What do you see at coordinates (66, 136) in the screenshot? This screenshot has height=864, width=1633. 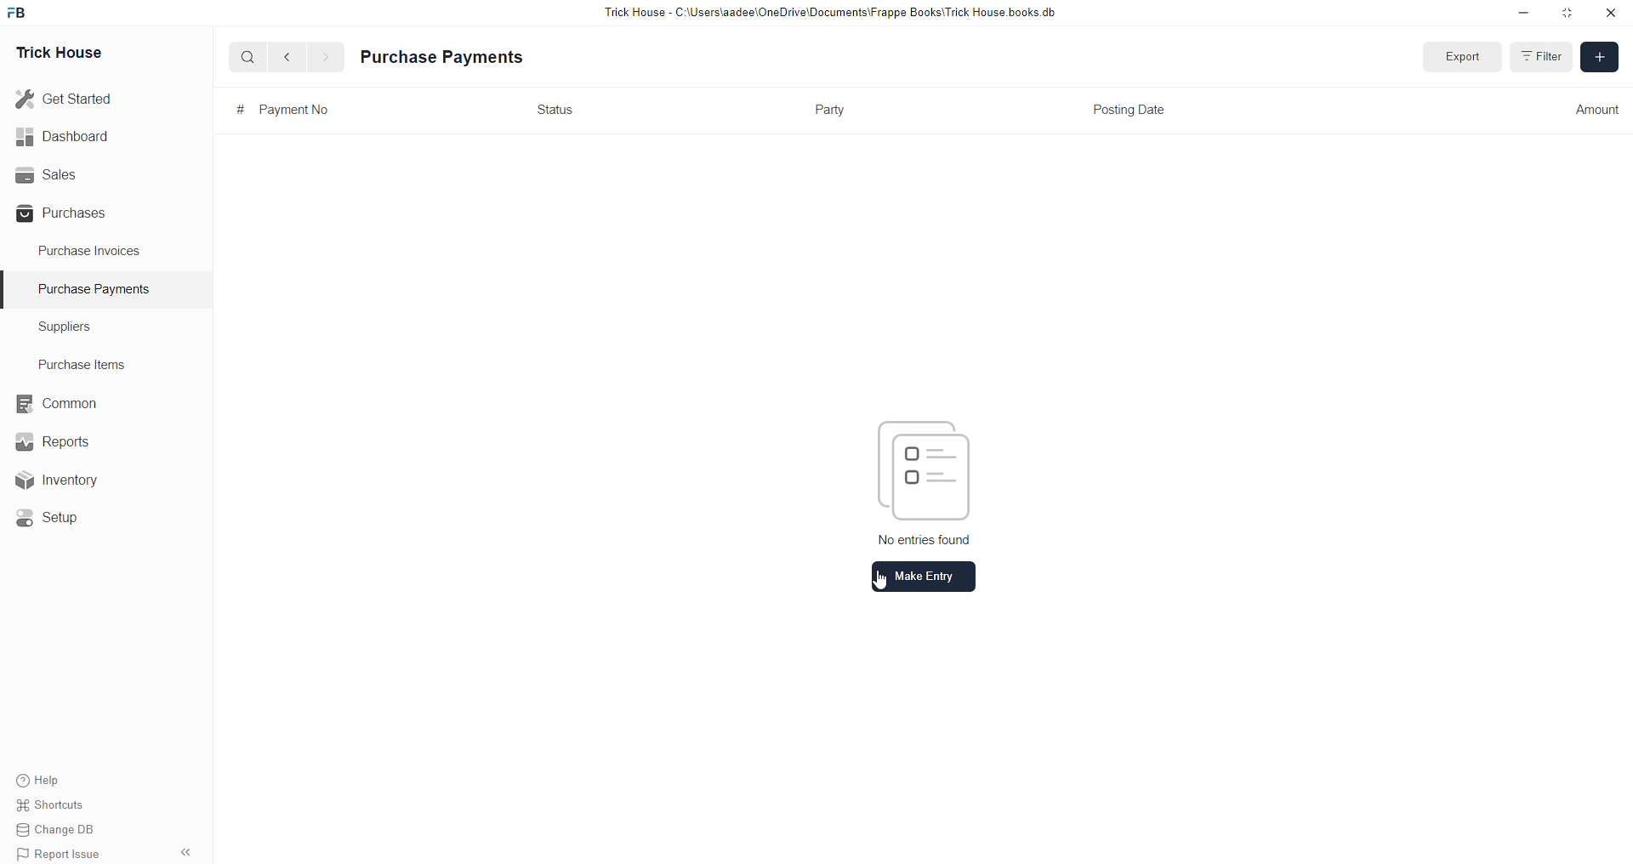 I see `Dashboard` at bounding box center [66, 136].